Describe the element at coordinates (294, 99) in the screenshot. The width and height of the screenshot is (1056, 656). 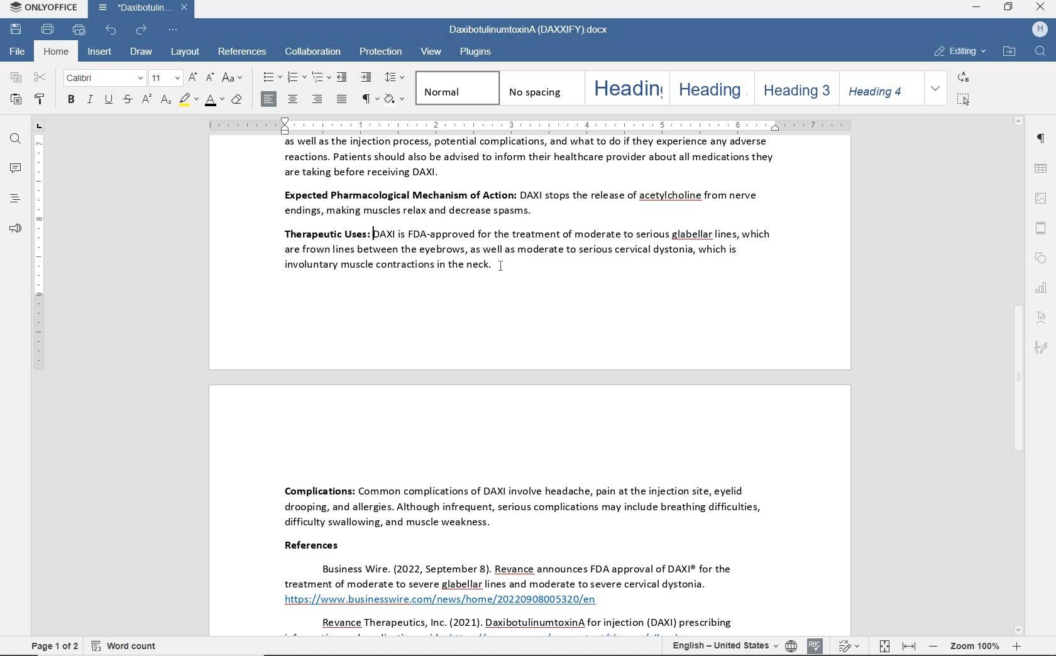
I see `align center` at that location.